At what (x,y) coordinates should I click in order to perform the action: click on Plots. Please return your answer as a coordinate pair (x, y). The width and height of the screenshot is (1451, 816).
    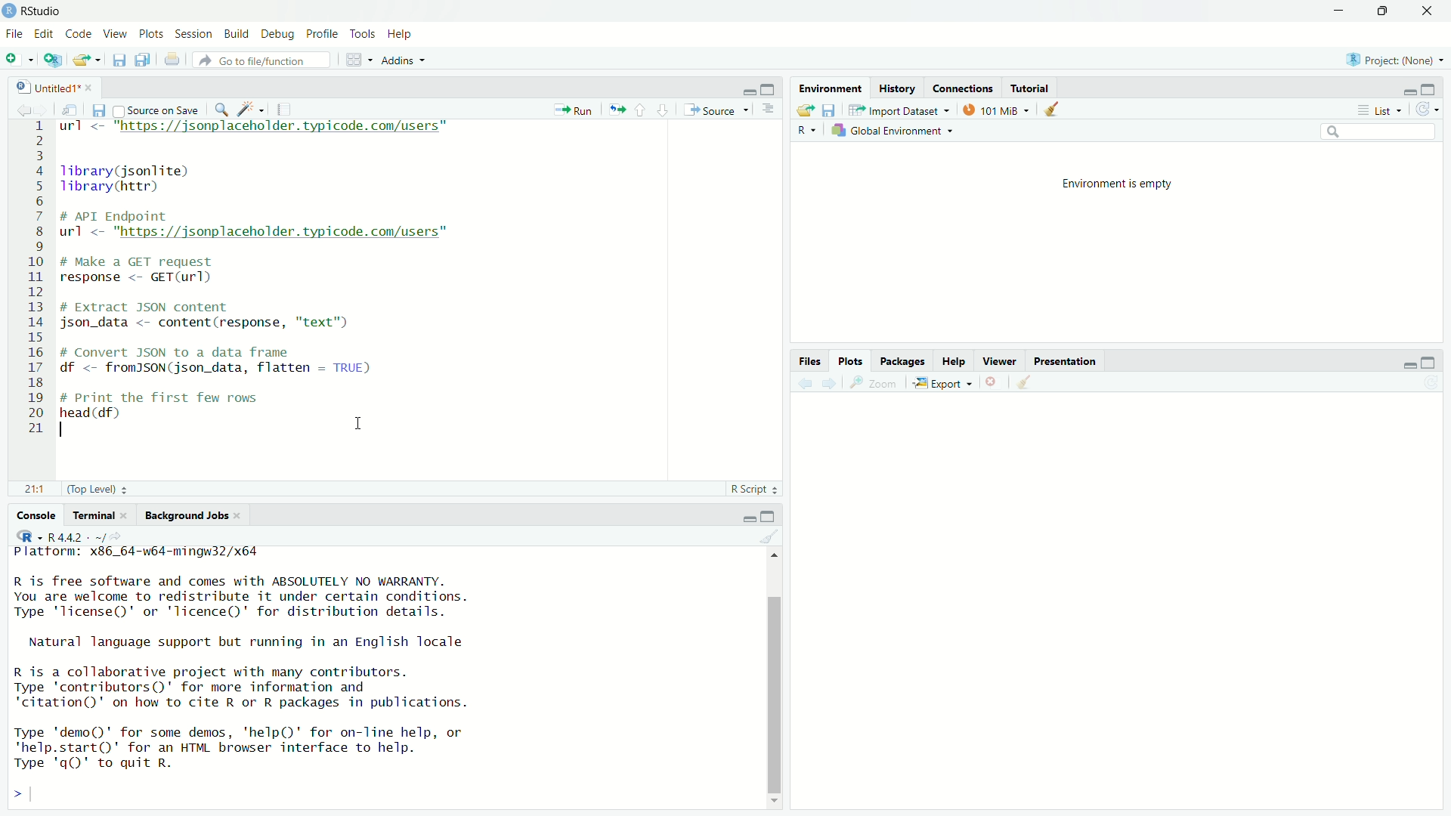
    Looking at the image, I should click on (150, 34).